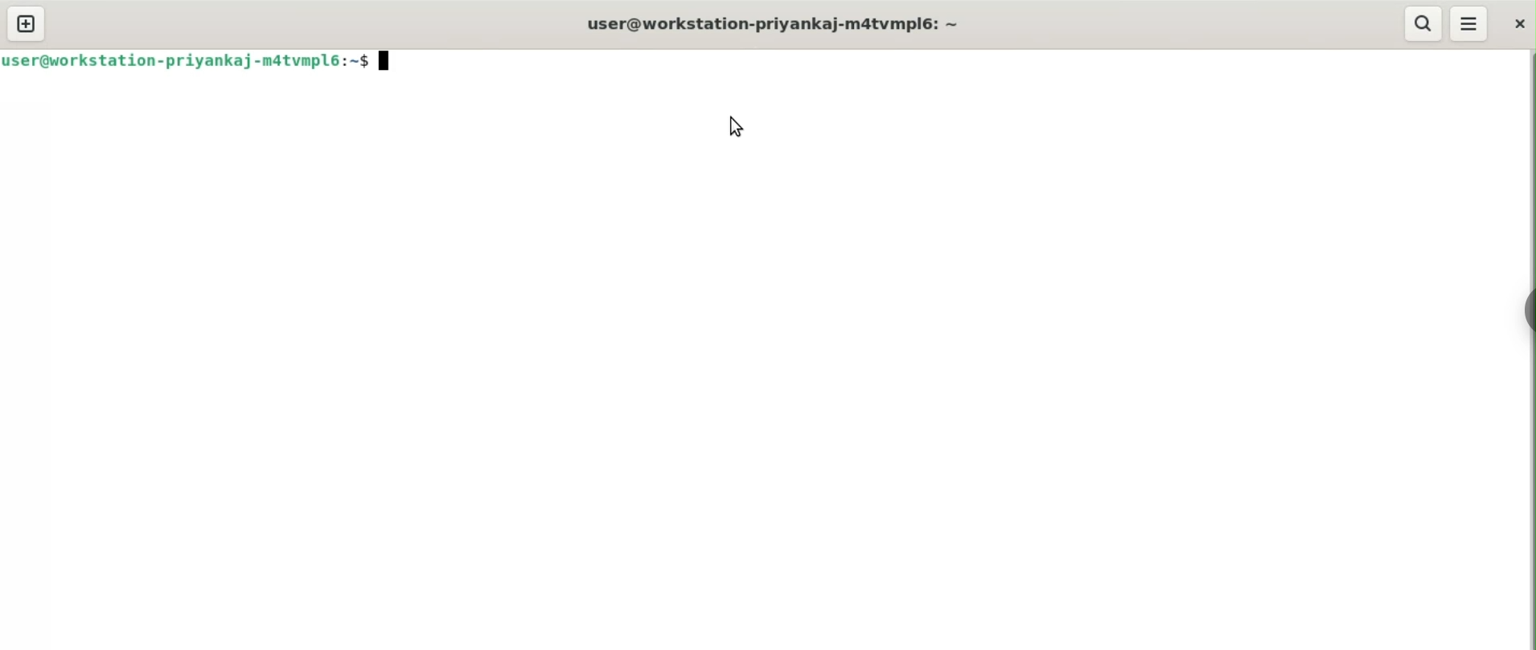  What do you see at coordinates (1522, 20) in the screenshot?
I see `close` at bounding box center [1522, 20].